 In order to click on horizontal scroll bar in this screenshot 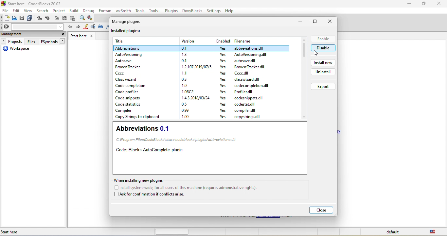, I will do `click(172, 232)`.